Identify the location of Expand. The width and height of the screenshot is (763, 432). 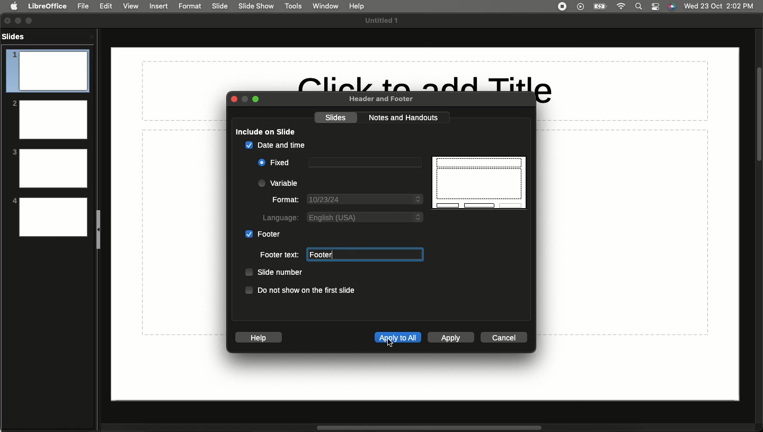
(260, 99).